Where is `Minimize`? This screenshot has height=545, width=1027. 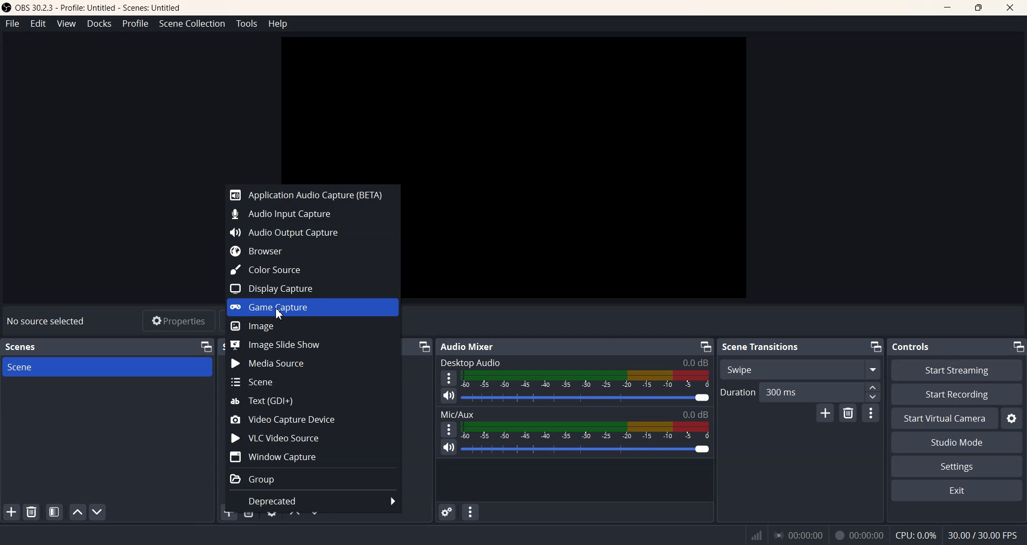 Minimize is located at coordinates (875, 347).